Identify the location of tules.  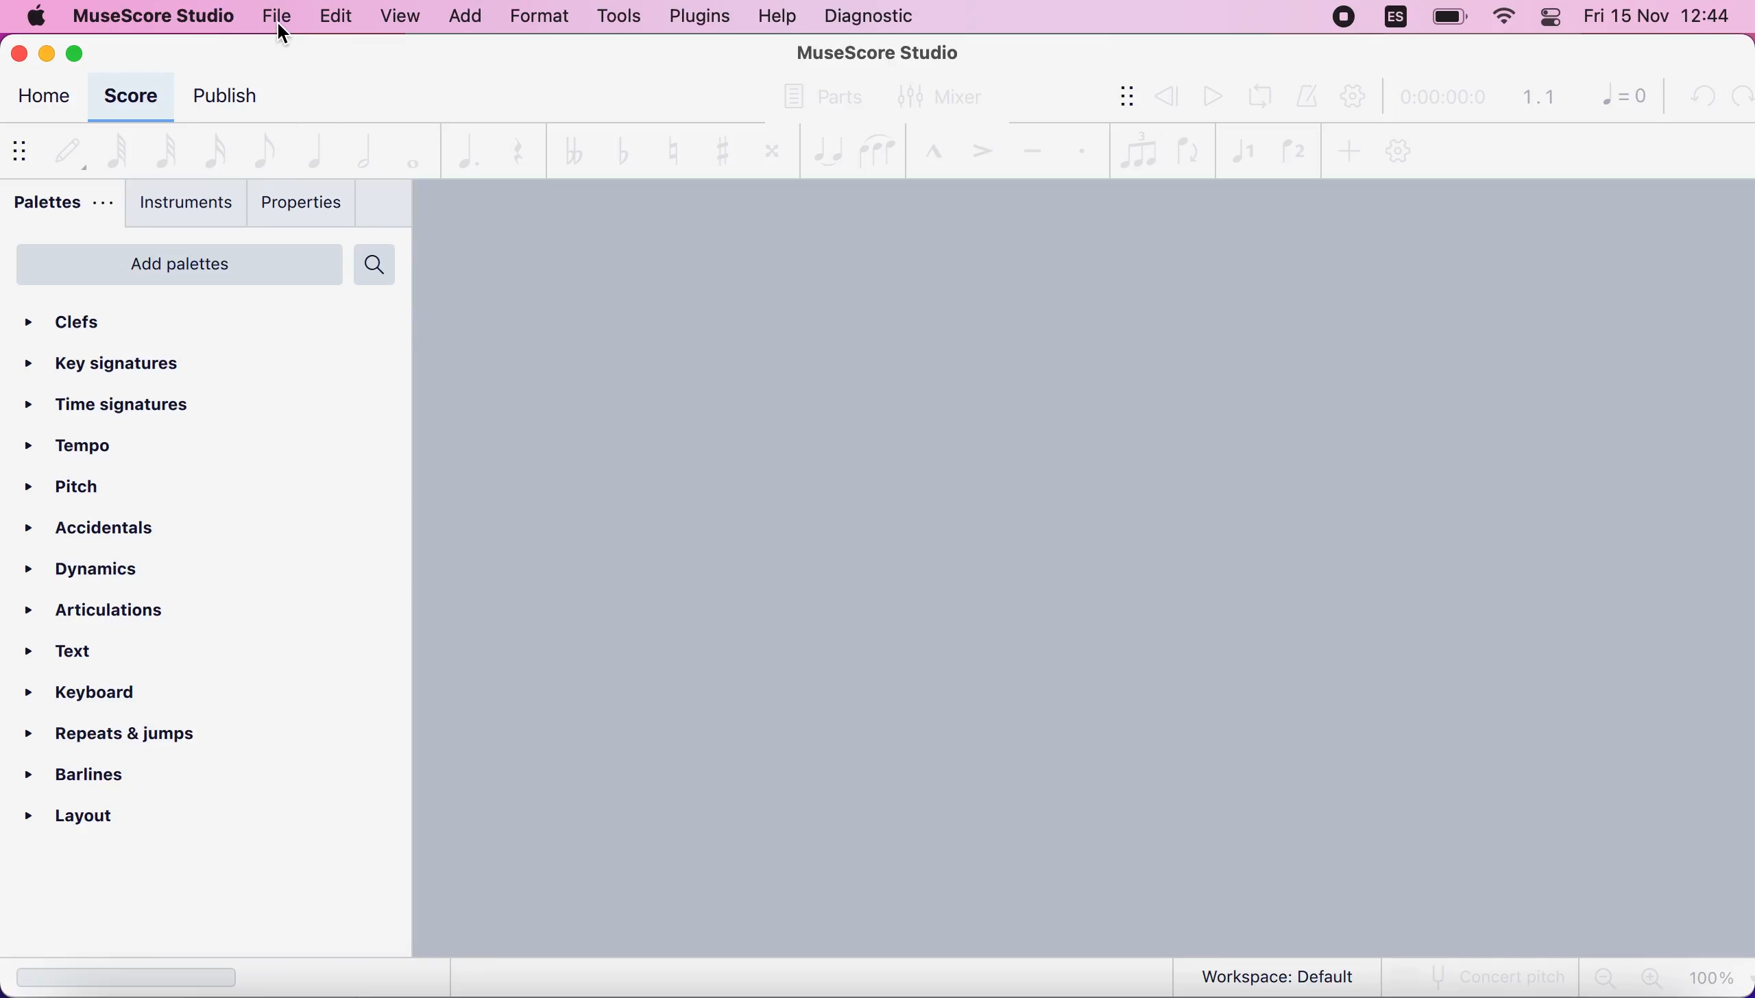
(1137, 148).